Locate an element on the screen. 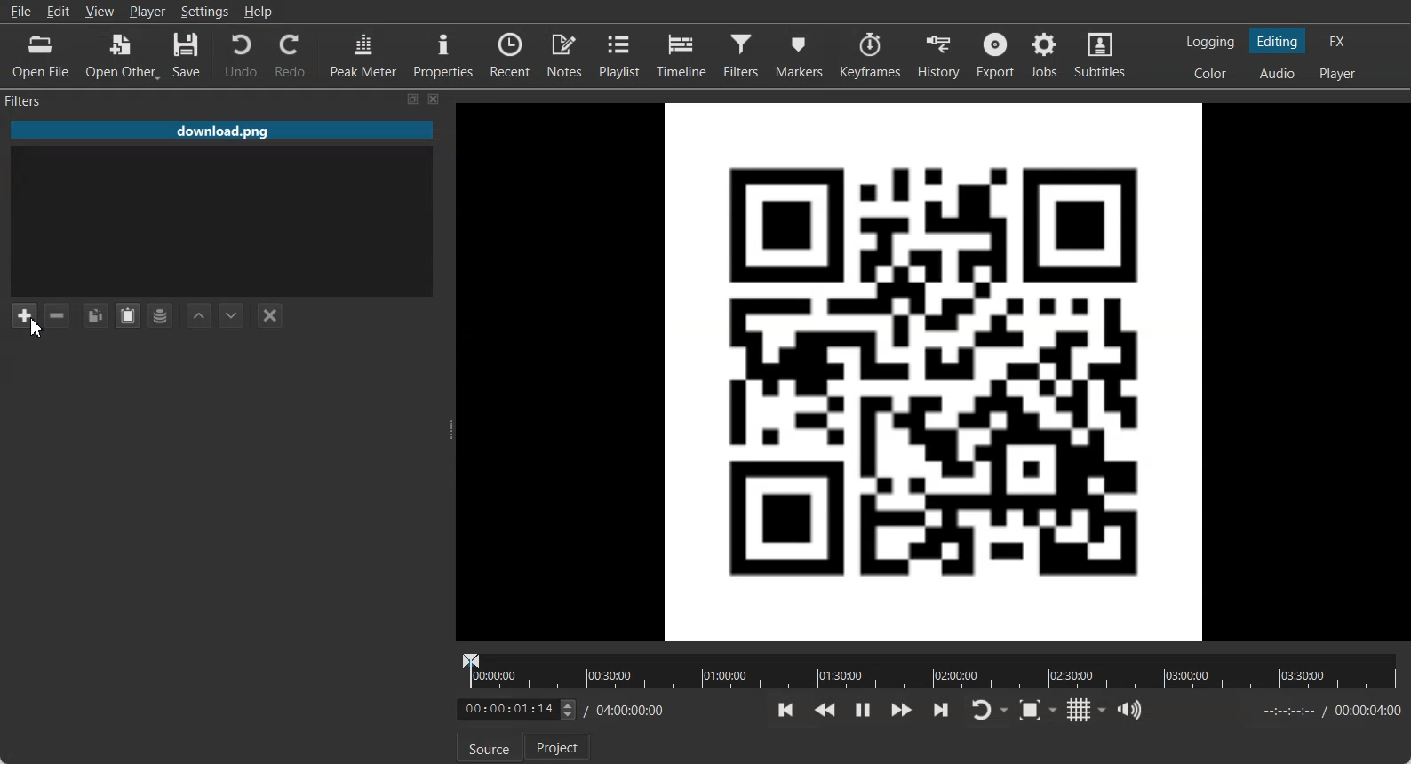 The width and height of the screenshot is (1411, 764). Drop down box is located at coordinates (1103, 710).